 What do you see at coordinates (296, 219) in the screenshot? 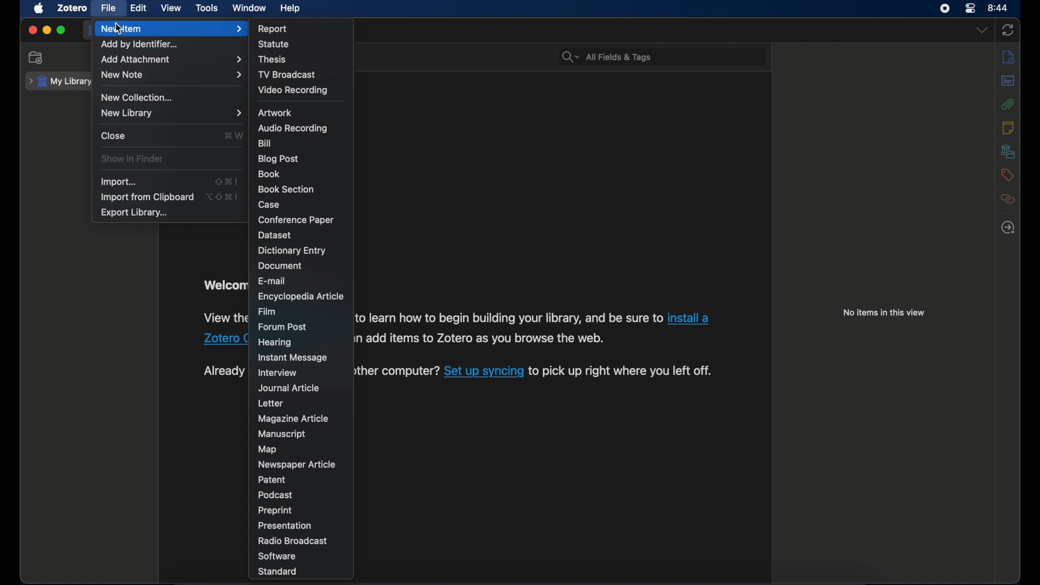
I see `conference paper` at bounding box center [296, 219].